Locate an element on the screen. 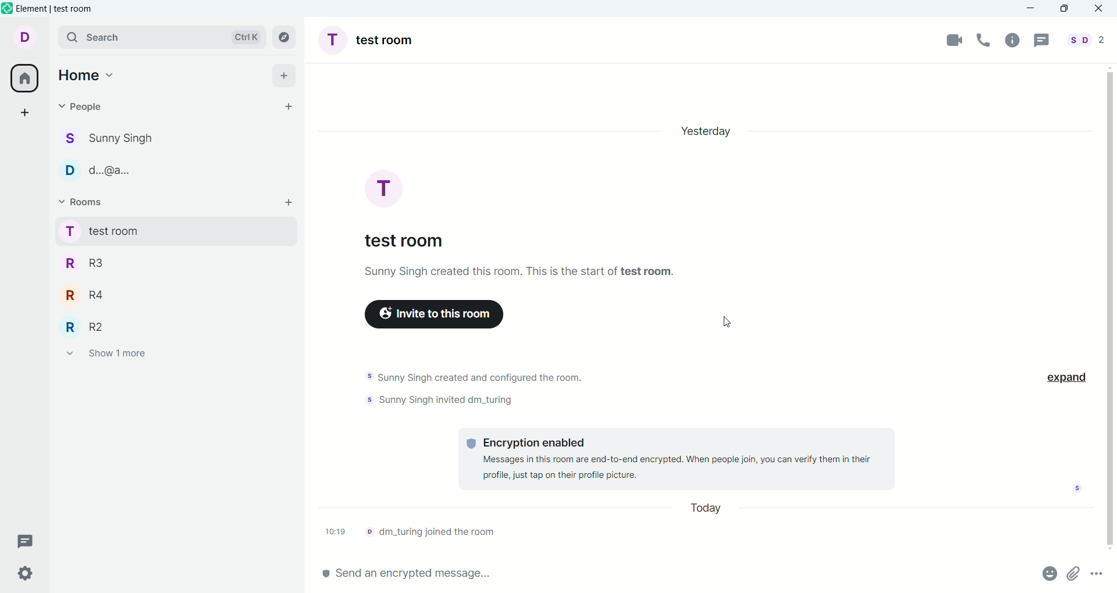 The height and width of the screenshot is (593, 1117). scroll up is located at coordinates (1110, 67).